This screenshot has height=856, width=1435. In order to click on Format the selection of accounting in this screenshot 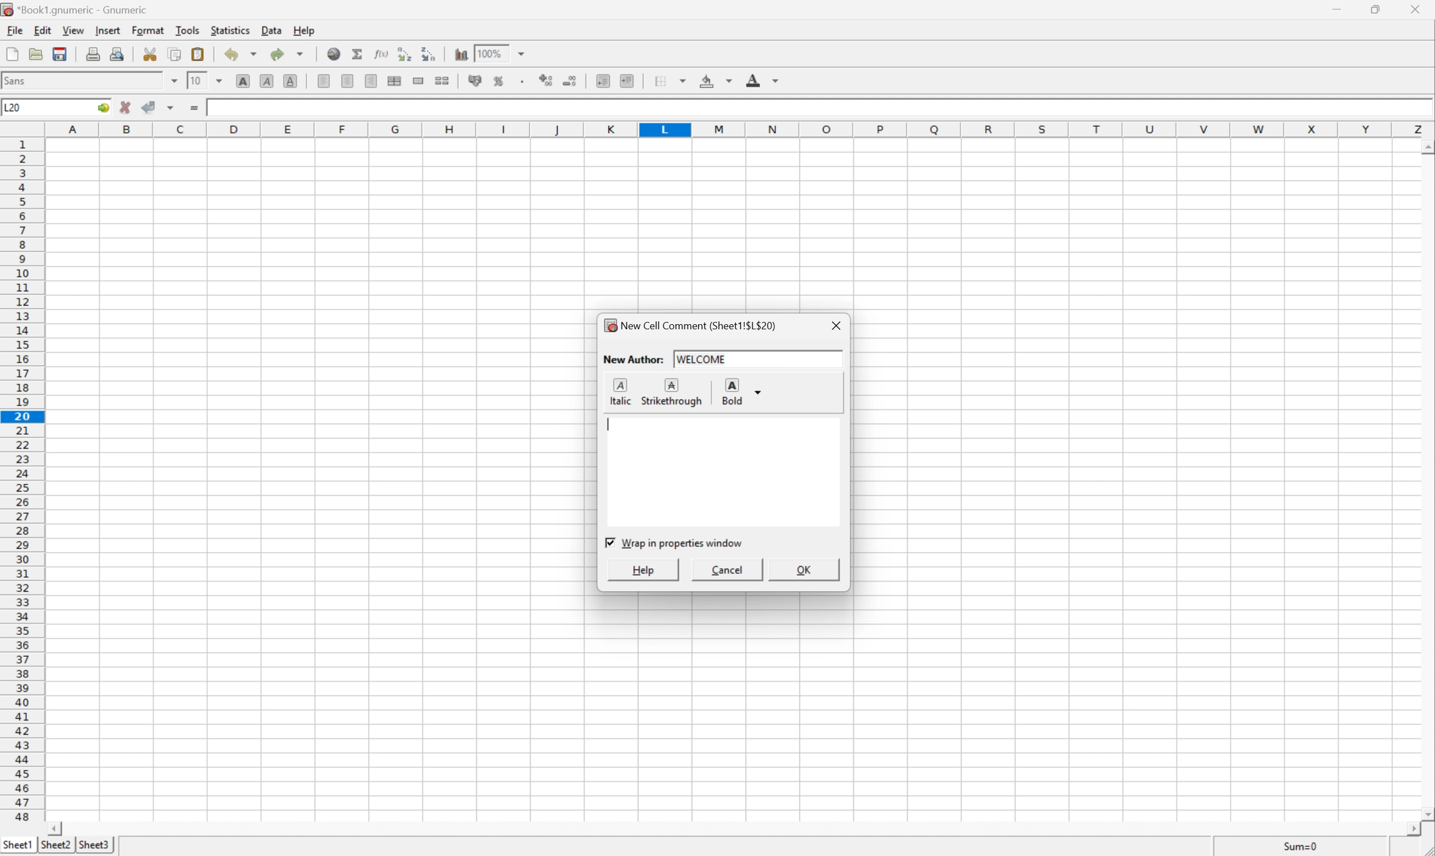, I will do `click(476, 81)`.